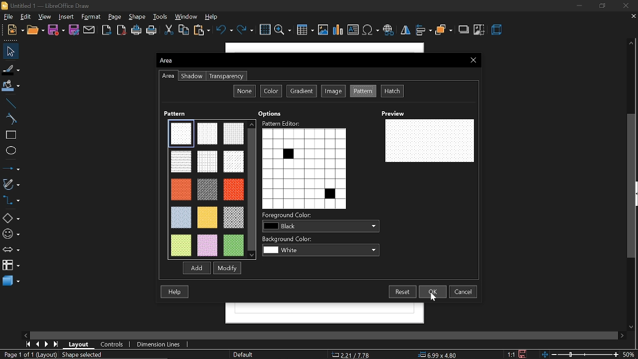  I want to click on background color, so click(321, 249).